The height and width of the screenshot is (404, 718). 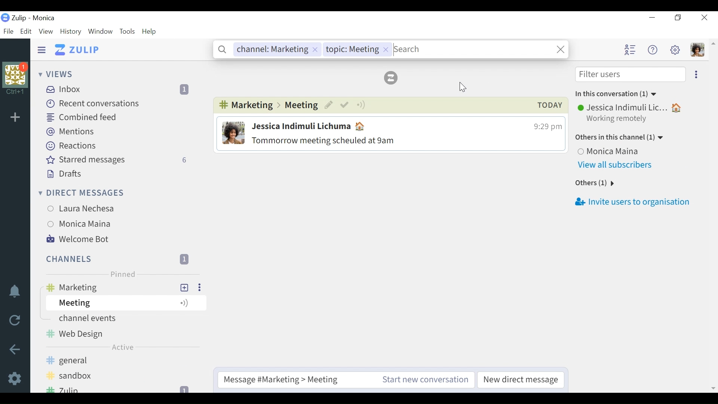 I want to click on minimize, so click(x=651, y=17).